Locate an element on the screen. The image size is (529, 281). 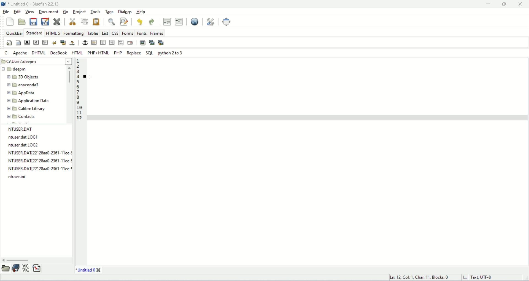
ntuser.dat.LOG1 is located at coordinates (24, 137).